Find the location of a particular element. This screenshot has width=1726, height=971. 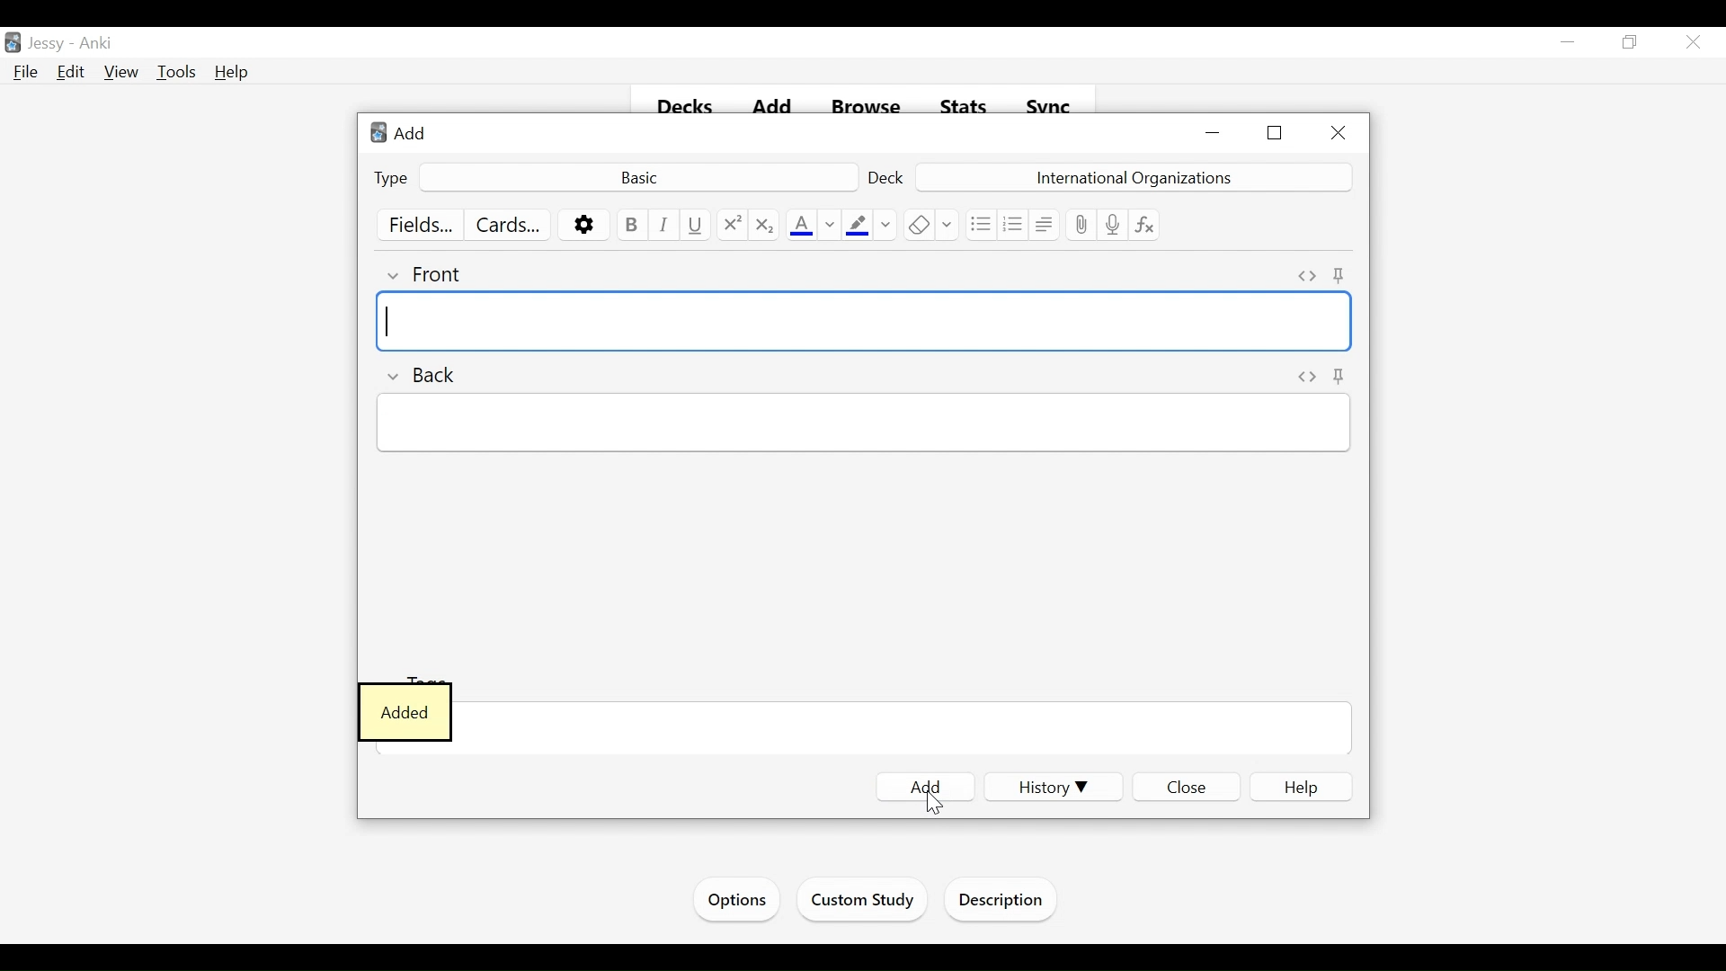

Record audio is located at coordinates (1112, 225).